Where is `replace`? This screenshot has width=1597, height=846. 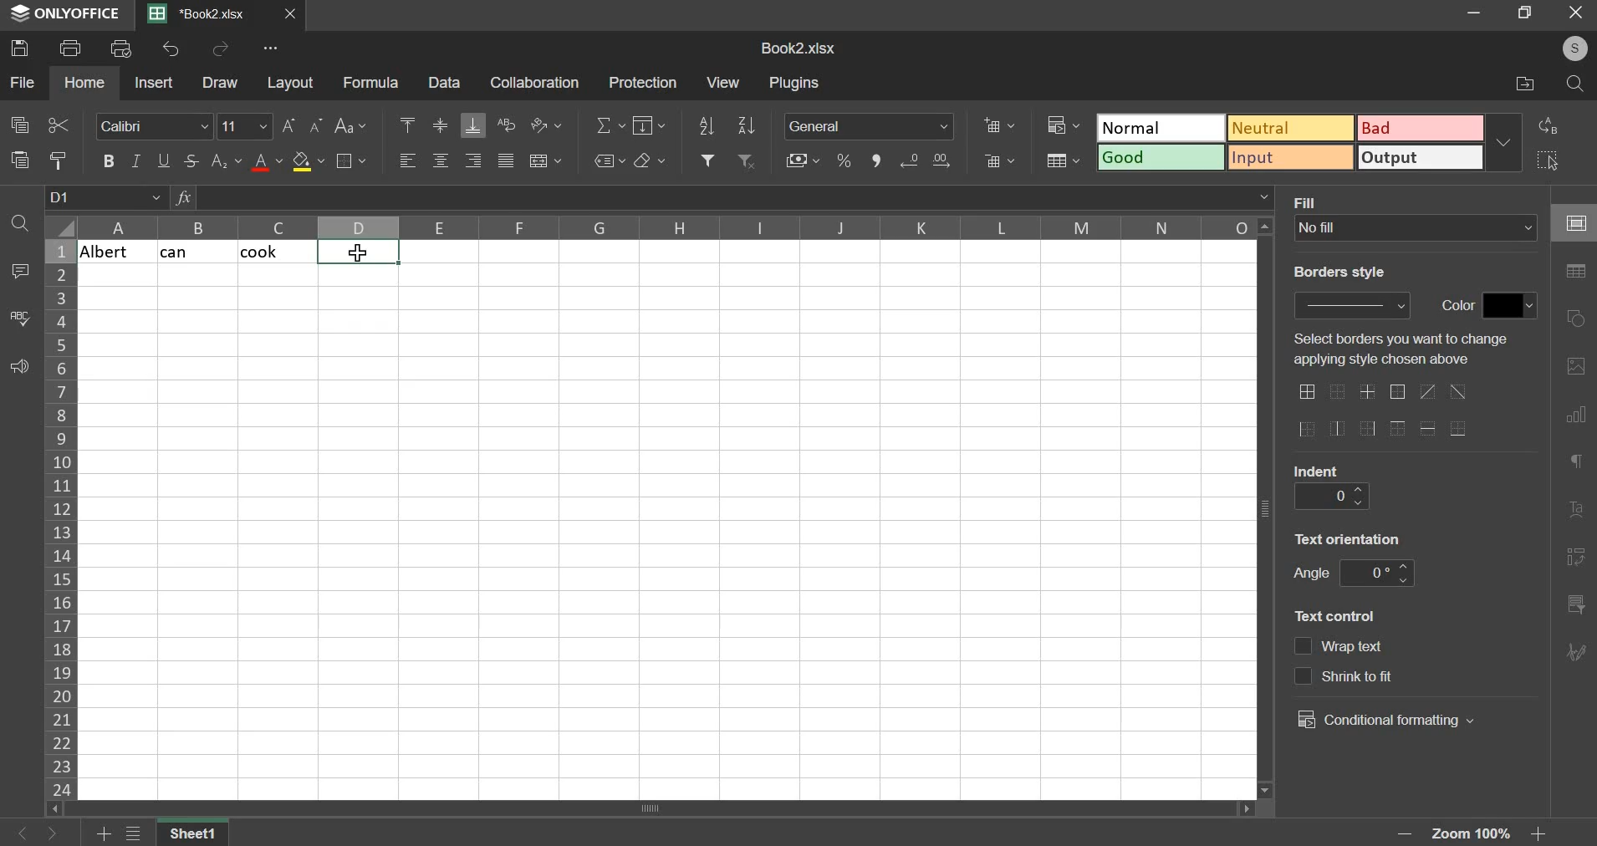
replace is located at coordinates (1554, 125).